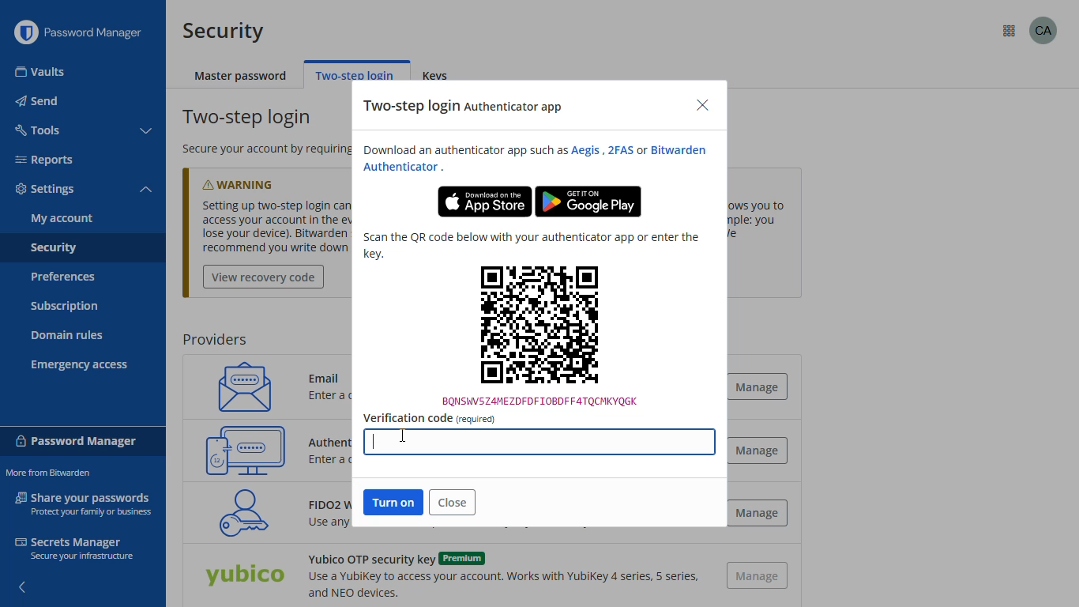  Describe the element at coordinates (73, 548) in the screenshot. I see `secrets manager` at that location.